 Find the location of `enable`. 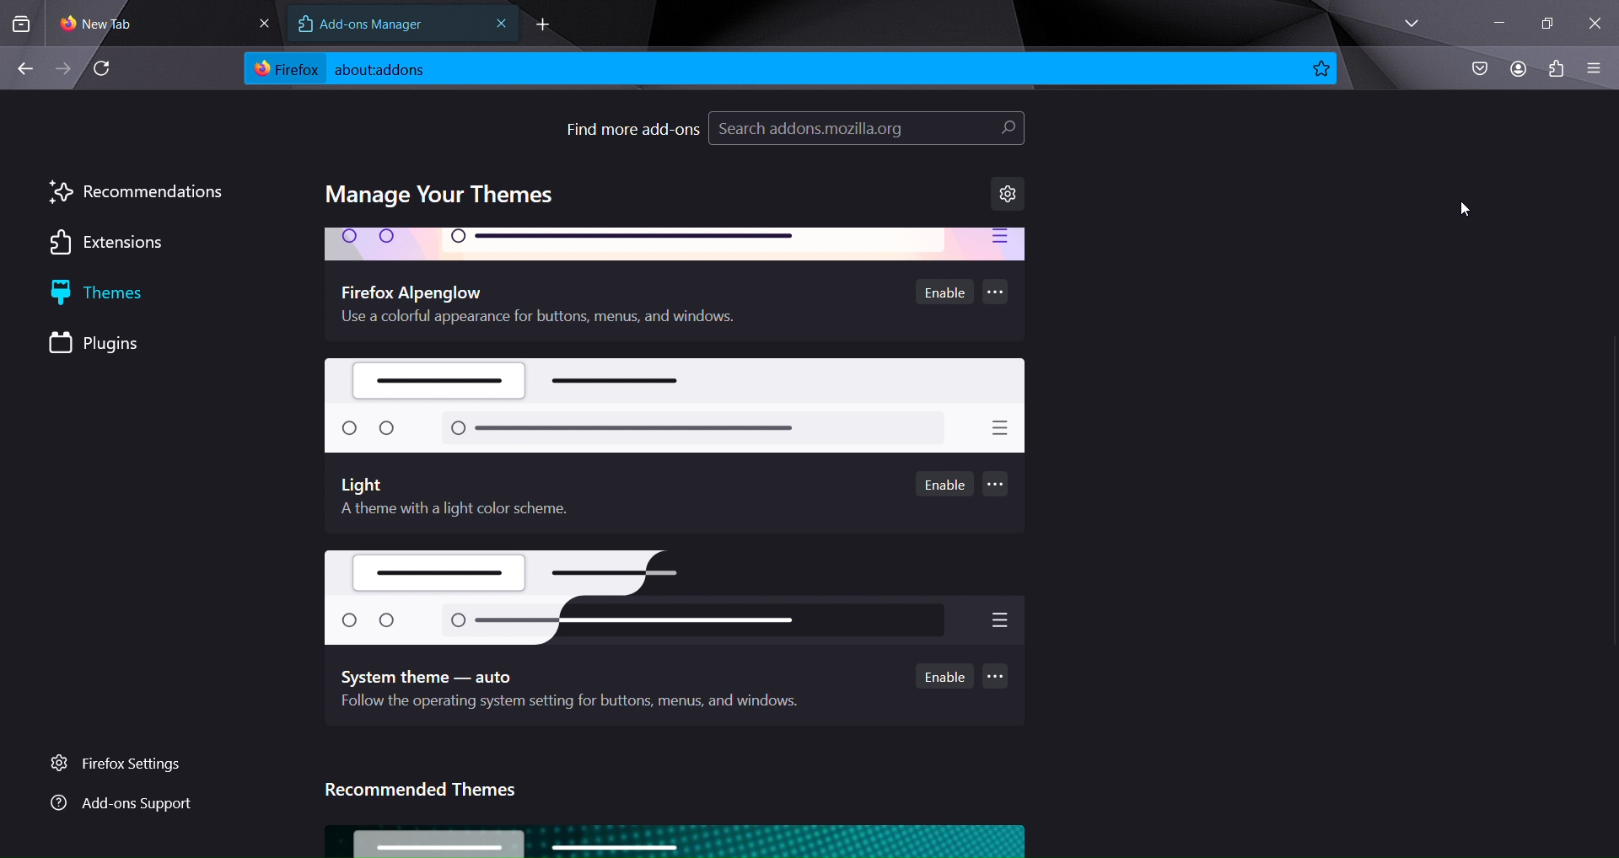

enable is located at coordinates (944, 675).